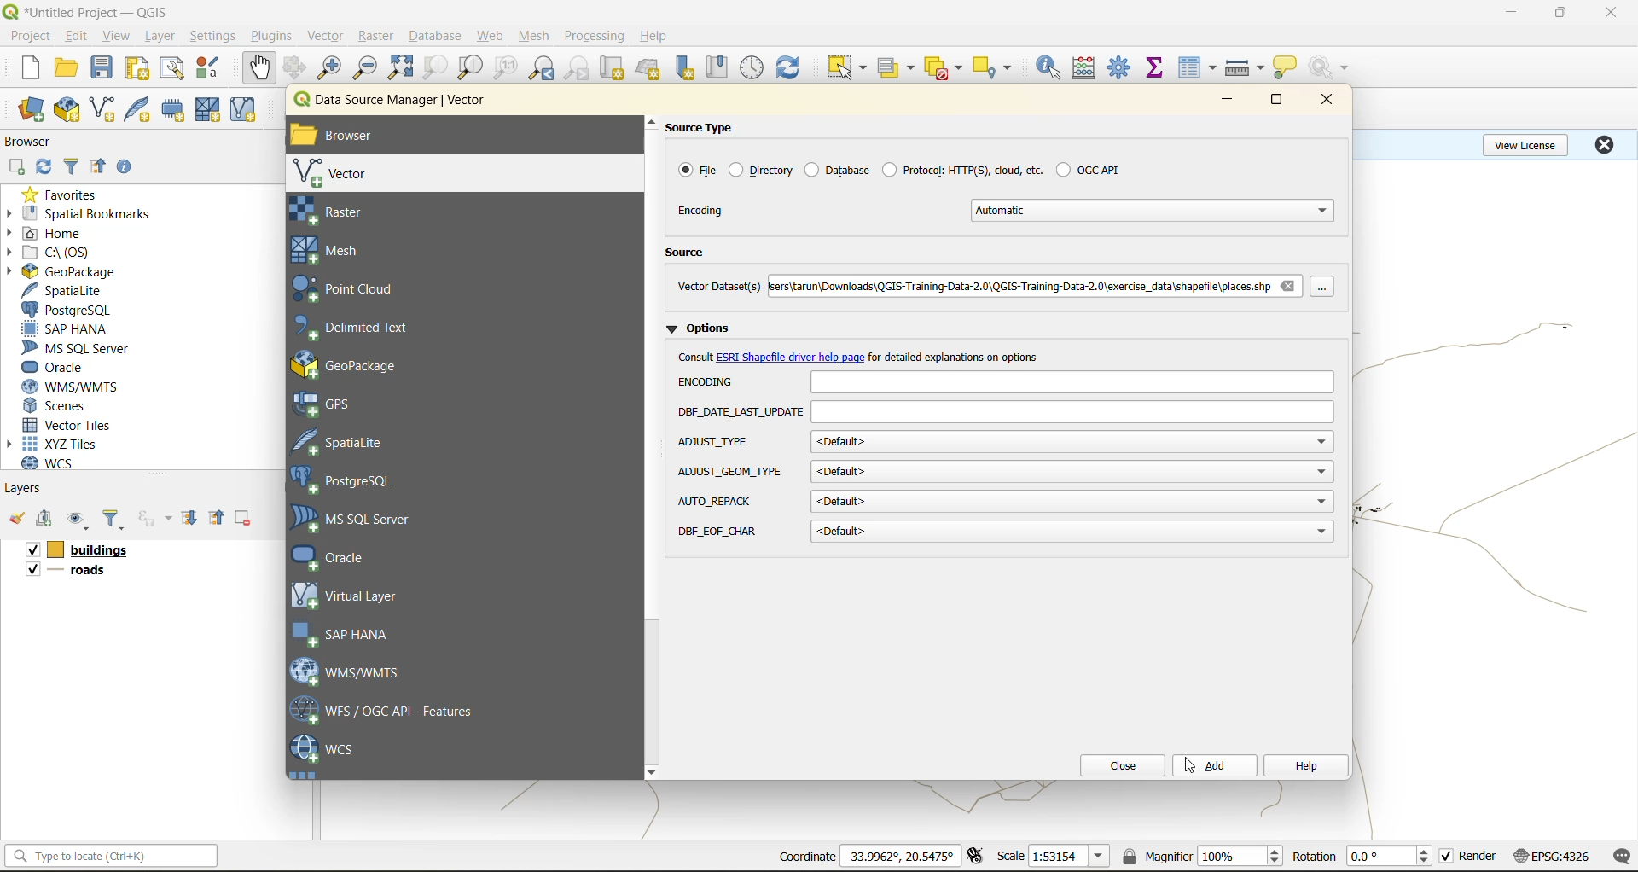  Describe the element at coordinates (792, 358) in the screenshot. I see `link` at that location.